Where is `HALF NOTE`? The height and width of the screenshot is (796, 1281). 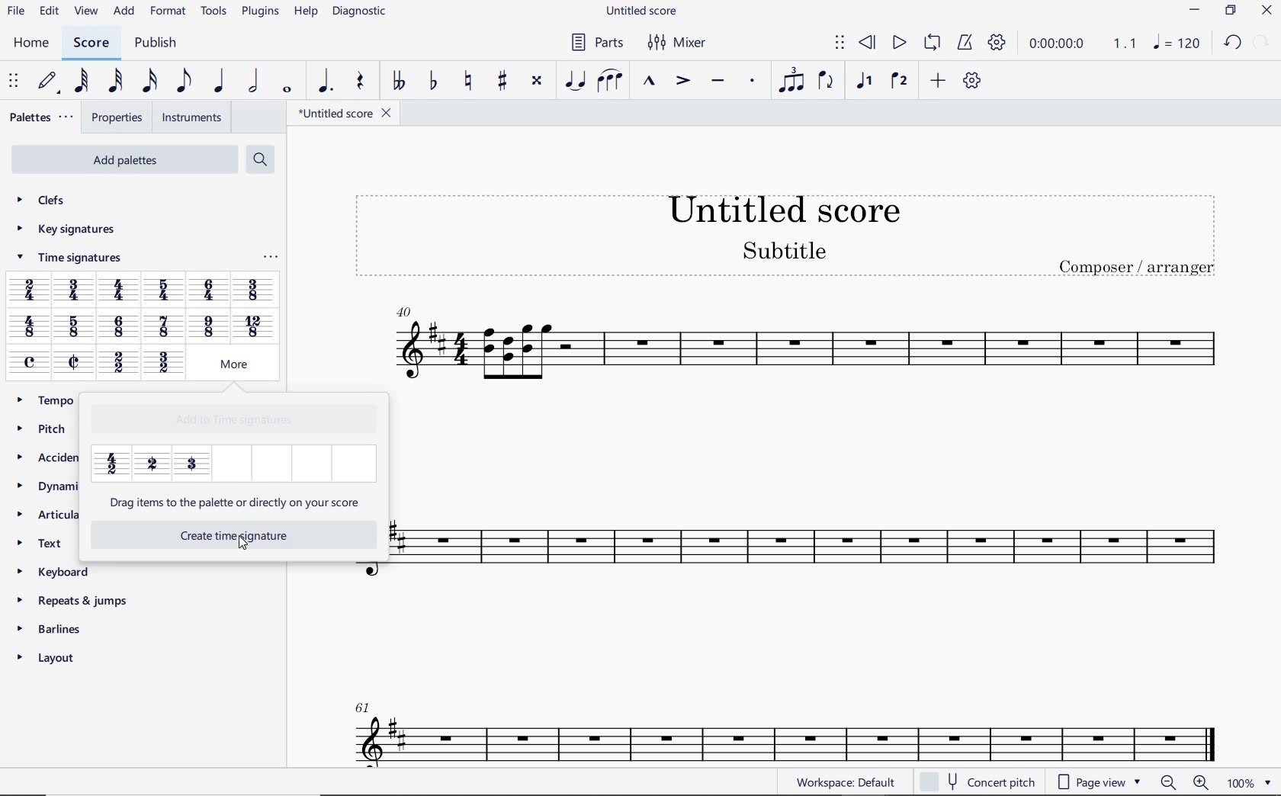
HALF NOTE is located at coordinates (252, 82).